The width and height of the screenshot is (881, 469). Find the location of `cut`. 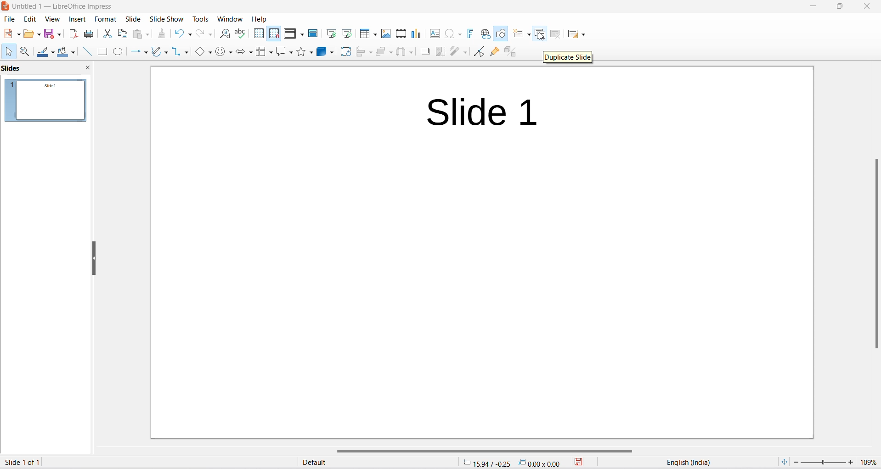

cut is located at coordinates (106, 36).